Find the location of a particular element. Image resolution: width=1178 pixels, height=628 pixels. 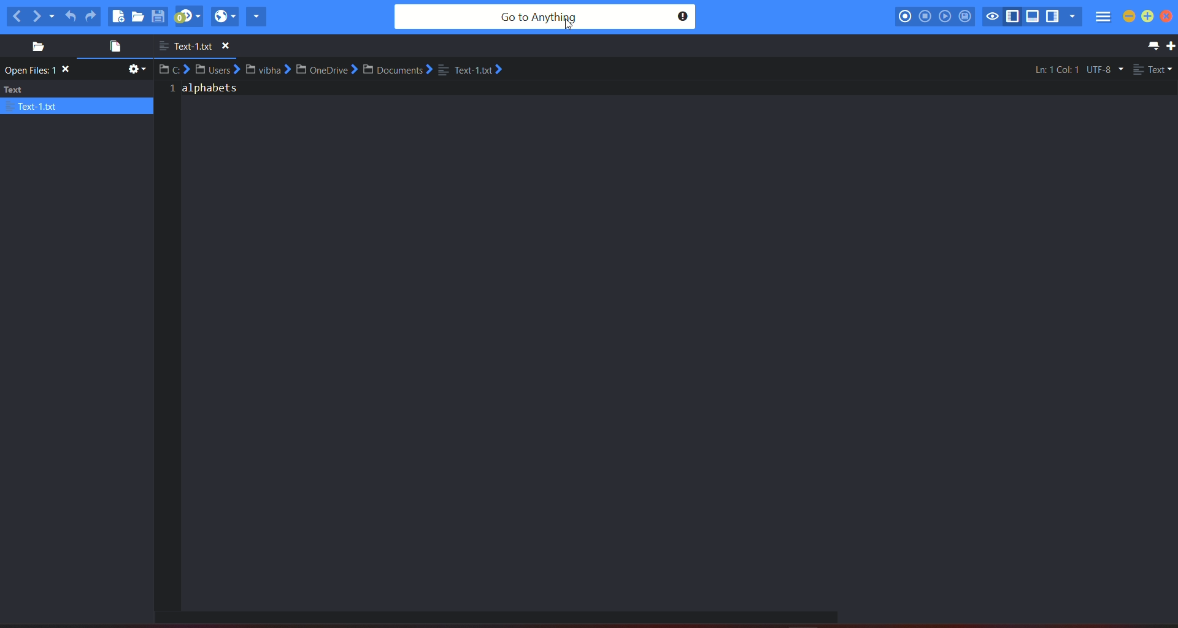

show/hide right pane is located at coordinates (1052, 18).